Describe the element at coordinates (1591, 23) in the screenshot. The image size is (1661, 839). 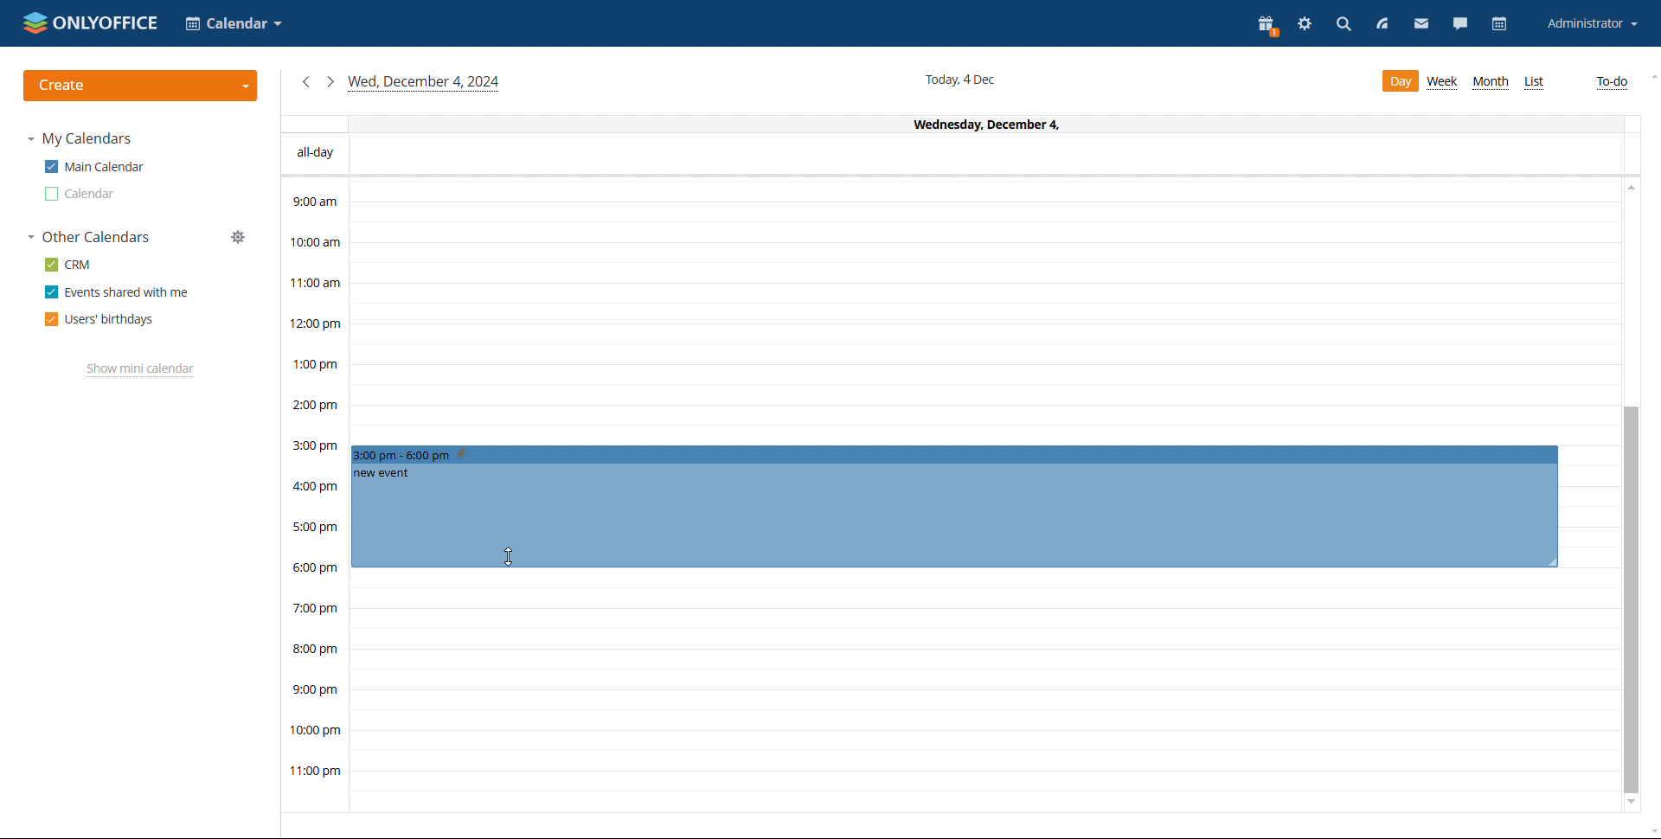
I see `account` at that location.